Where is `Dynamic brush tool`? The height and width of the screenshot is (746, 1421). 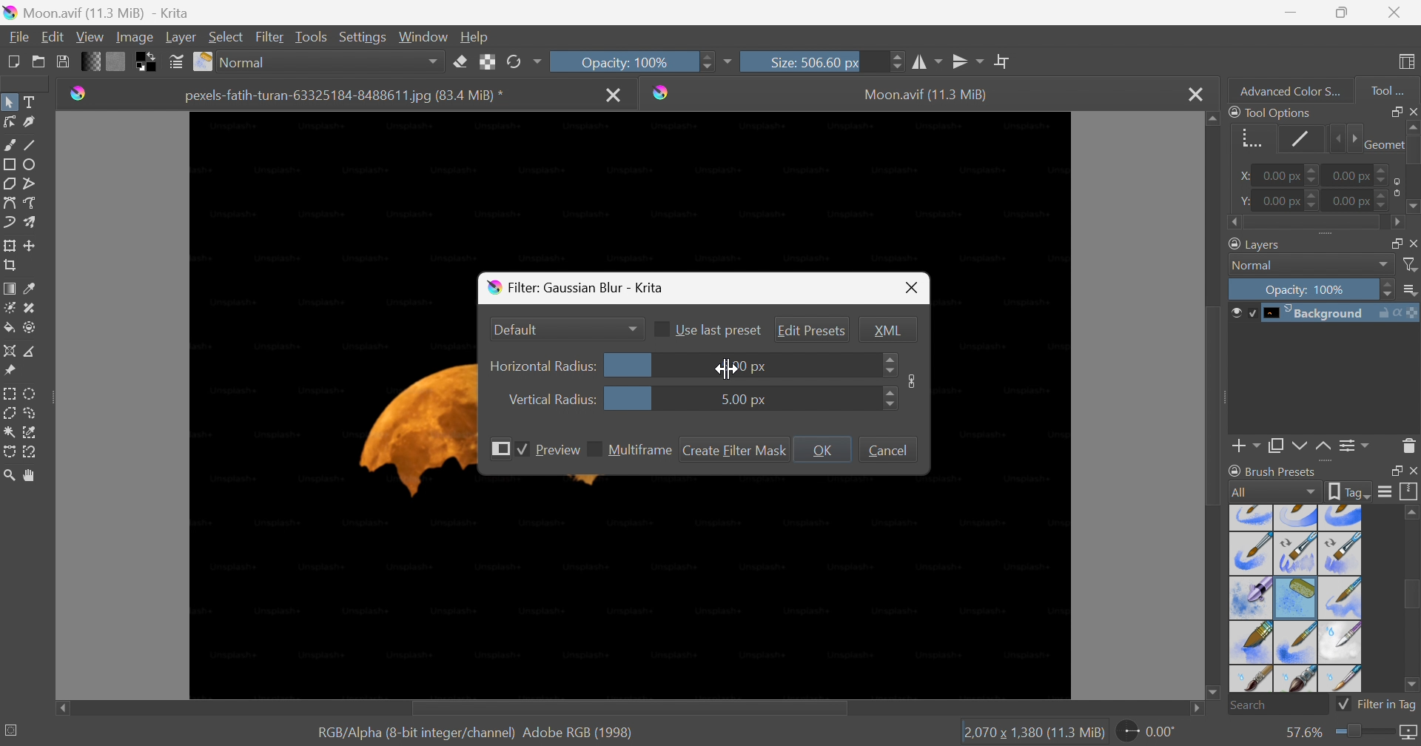 Dynamic brush tool is located at coordinates (10, 225).